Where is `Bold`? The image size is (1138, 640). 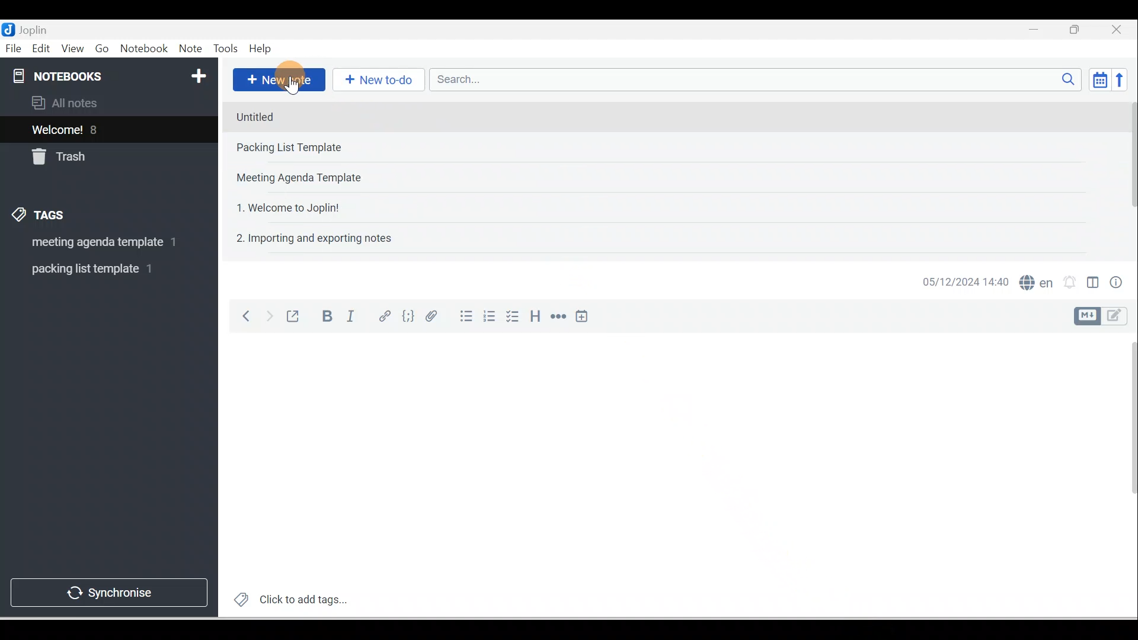 Bold is located at coordinates (325, 316).